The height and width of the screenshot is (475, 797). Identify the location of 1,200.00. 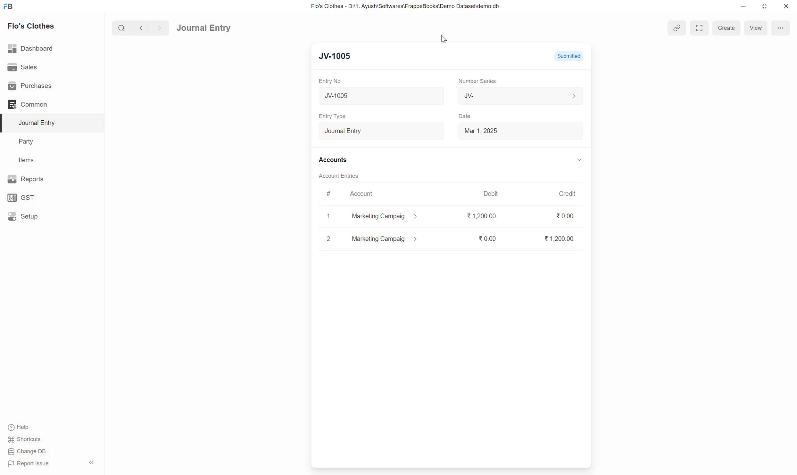
(559, 238).